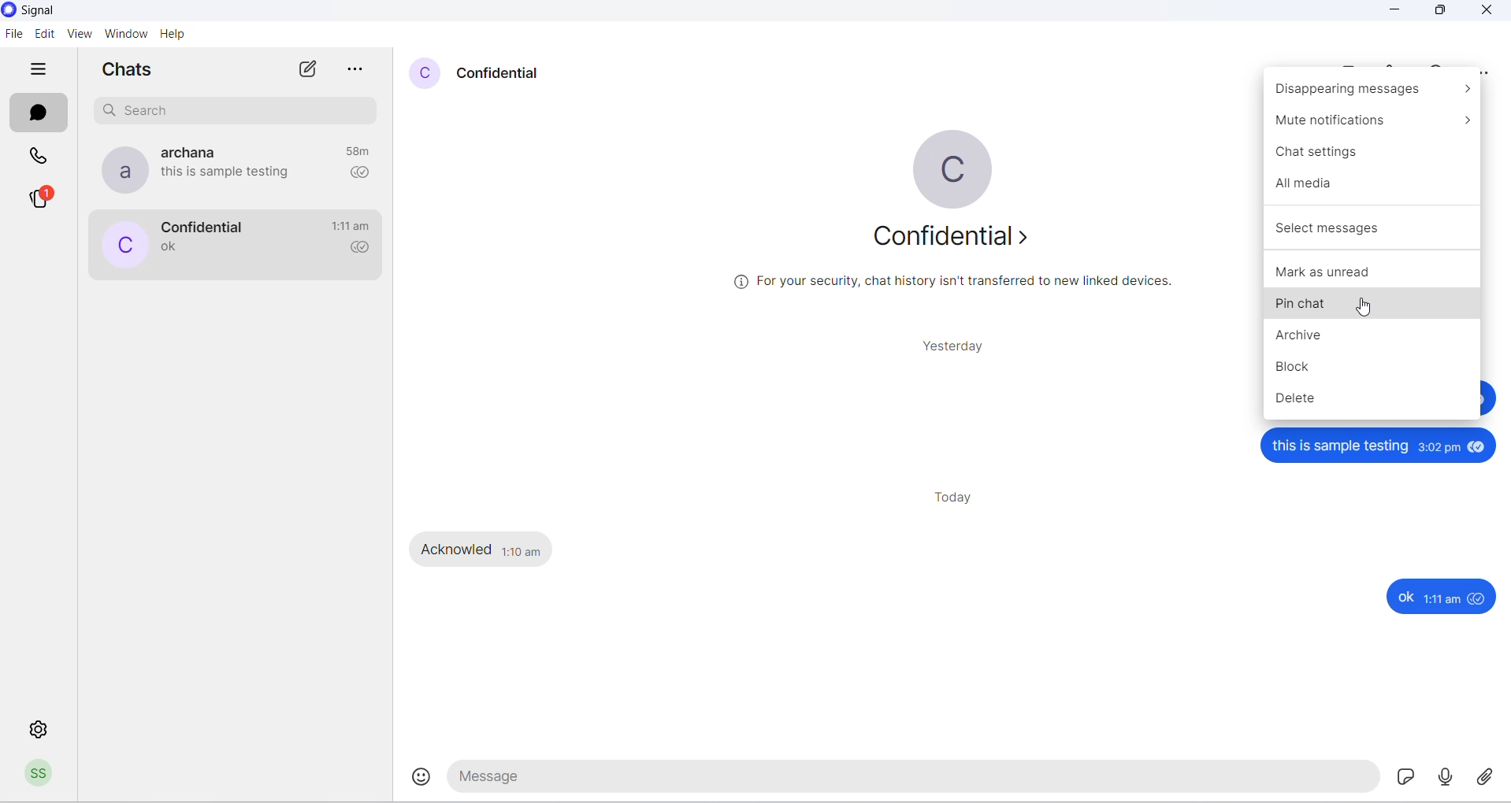 The width and height of the screenshot is (1511, 803). I want to click on last message time, so click(355, 151).